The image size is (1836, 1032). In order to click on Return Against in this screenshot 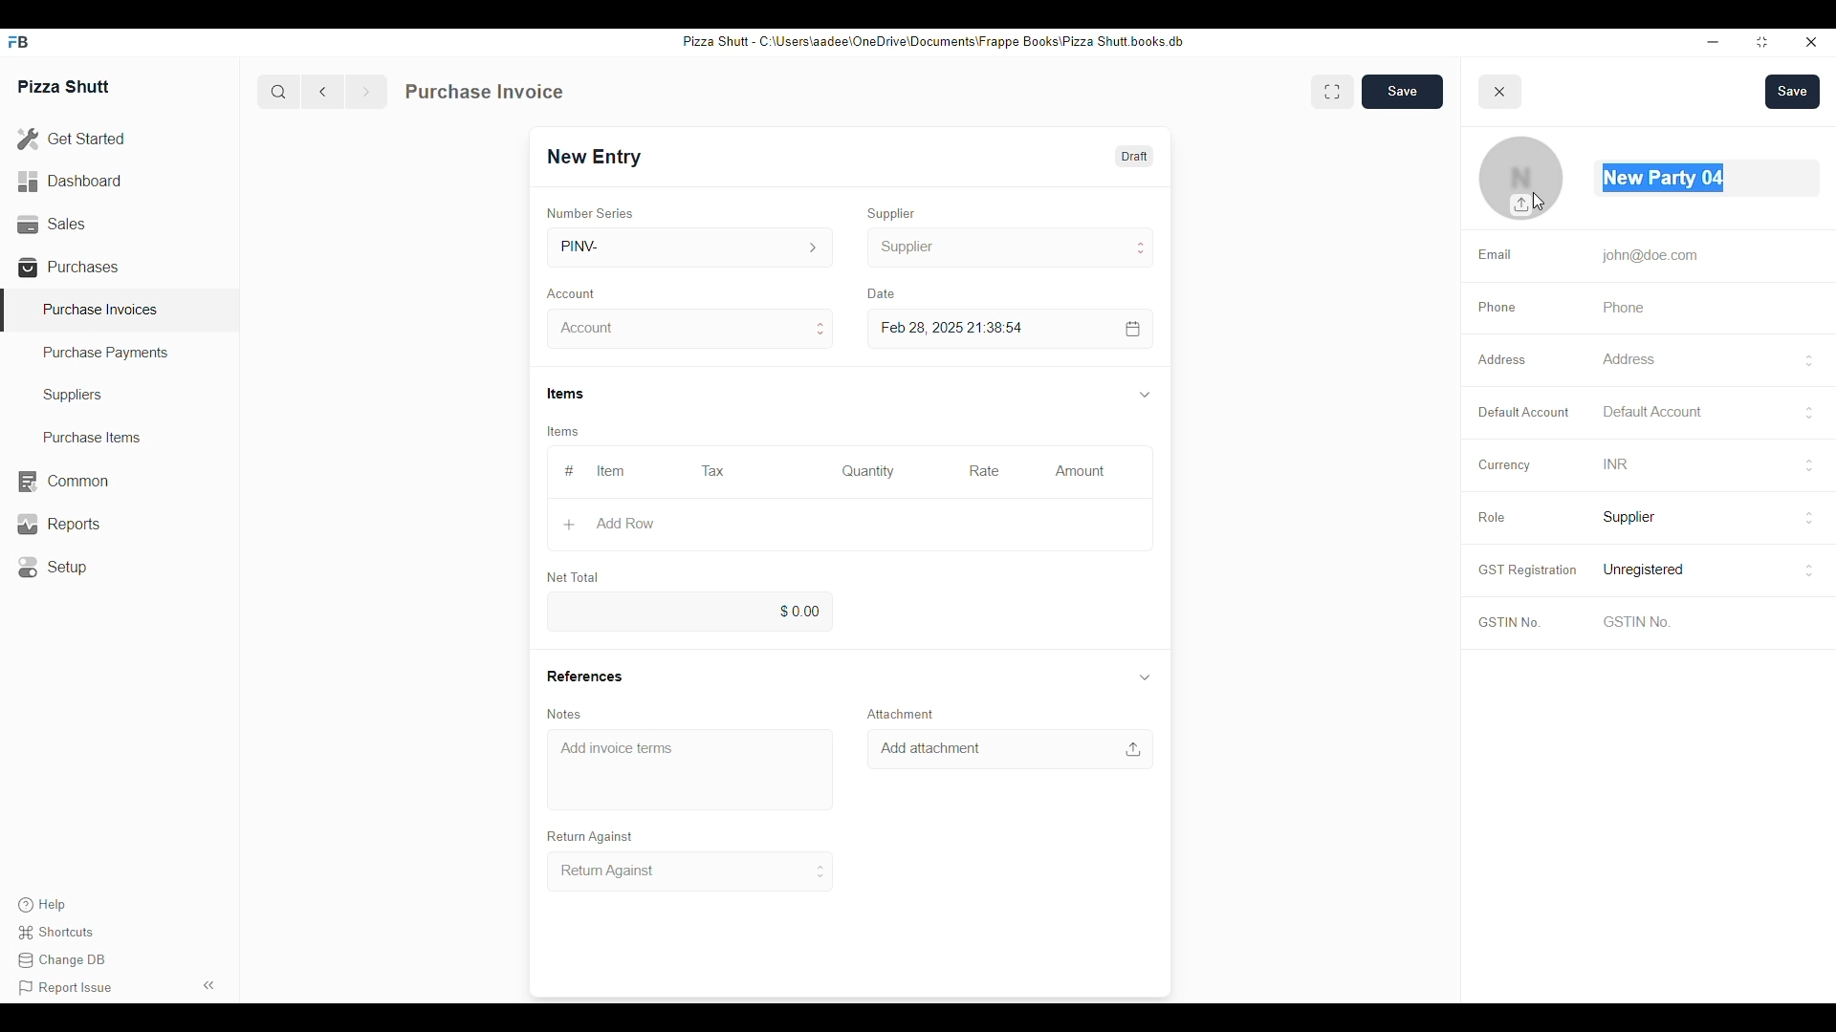, I will do `click(587, 837)`.